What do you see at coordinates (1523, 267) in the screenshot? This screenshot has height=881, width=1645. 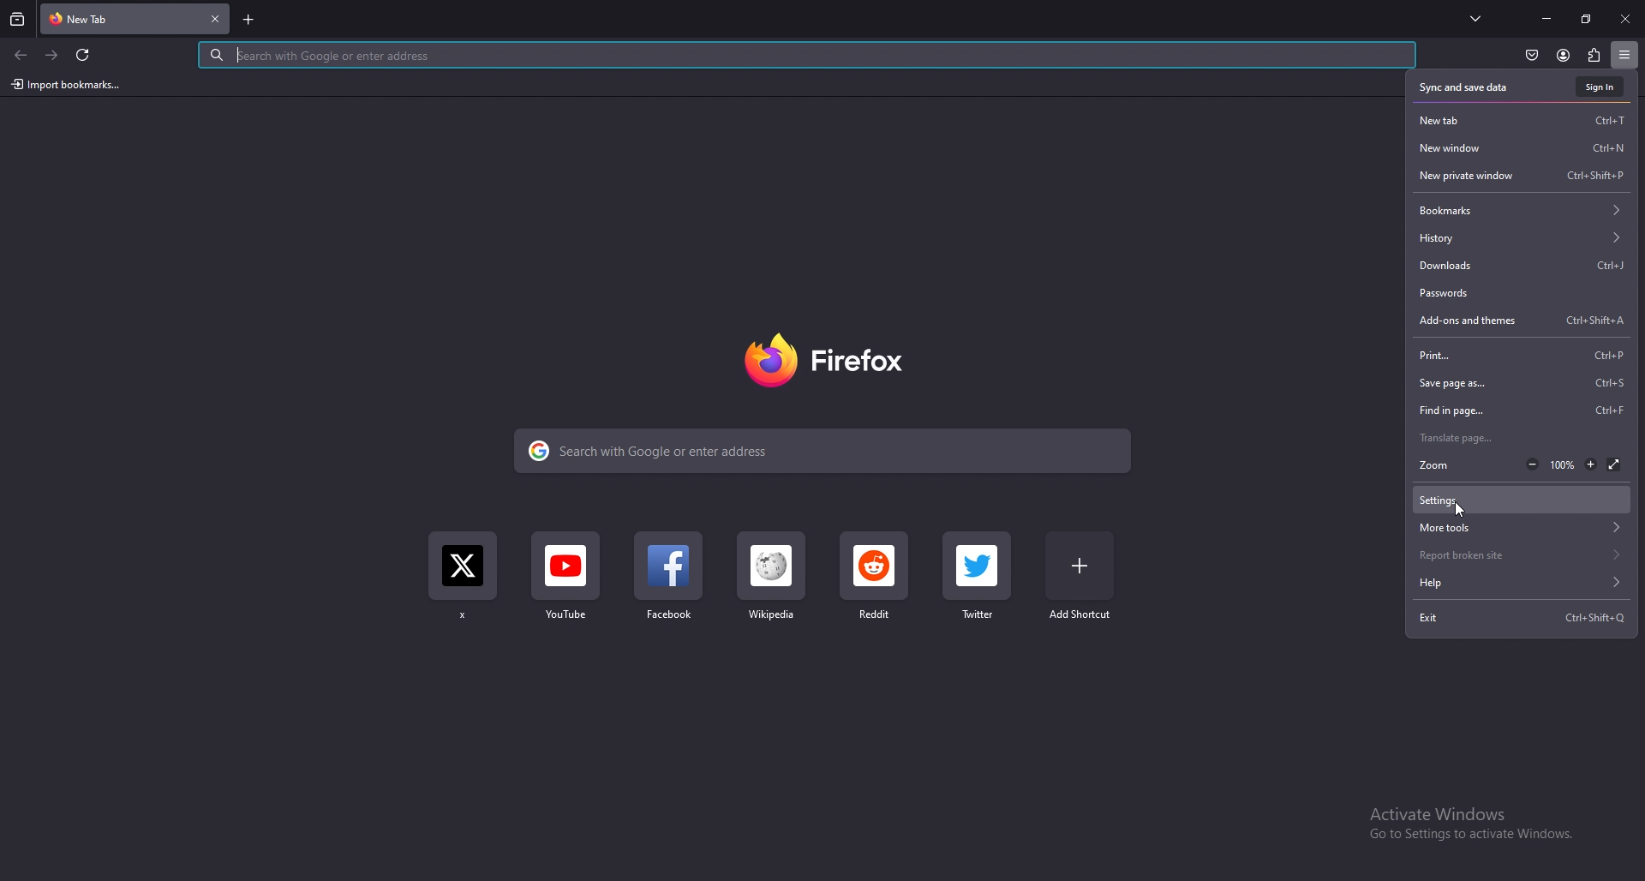 I see `downloads` at bounding box center [1523, 267].